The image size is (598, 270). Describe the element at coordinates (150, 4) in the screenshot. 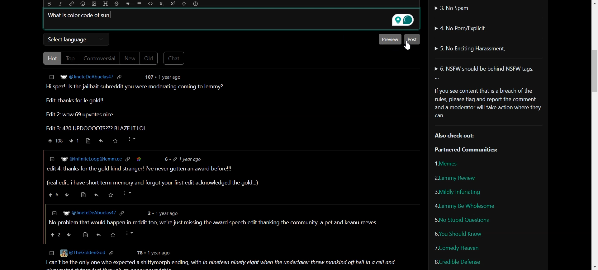

I see `Code` at that location.